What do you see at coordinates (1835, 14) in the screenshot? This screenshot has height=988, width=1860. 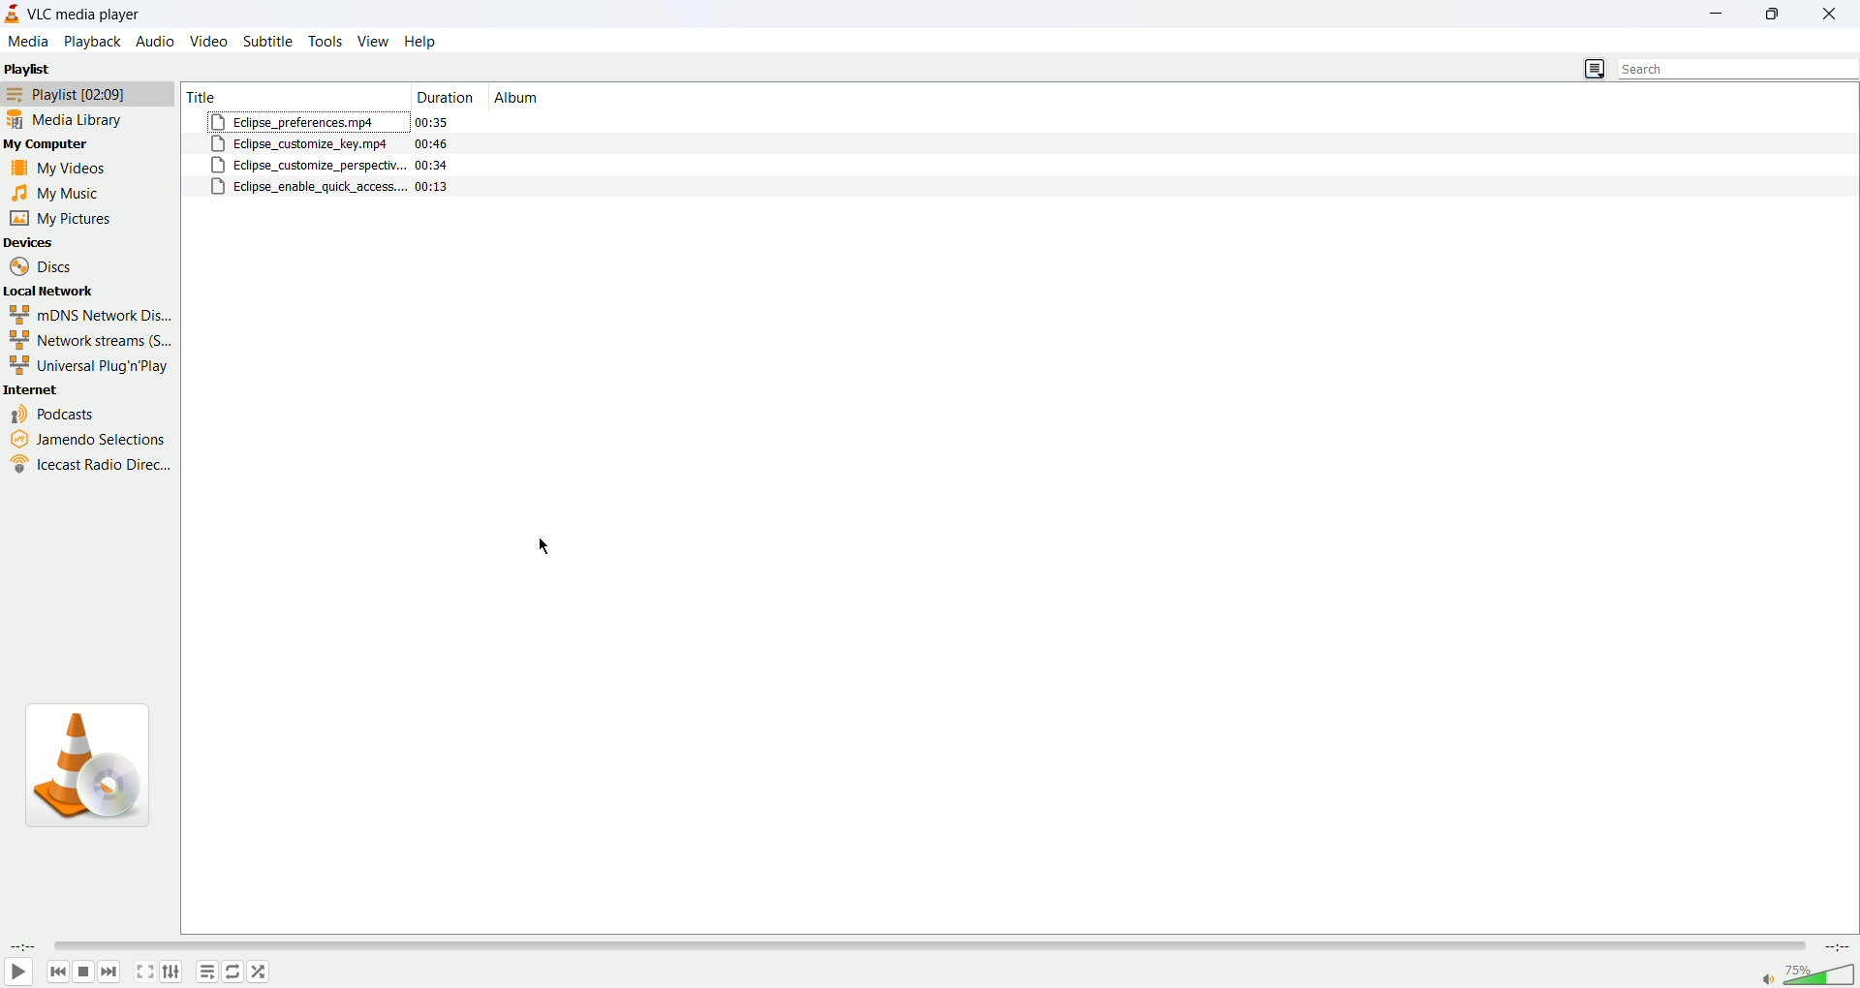 I see `close` at bounding box center [1835, 14].